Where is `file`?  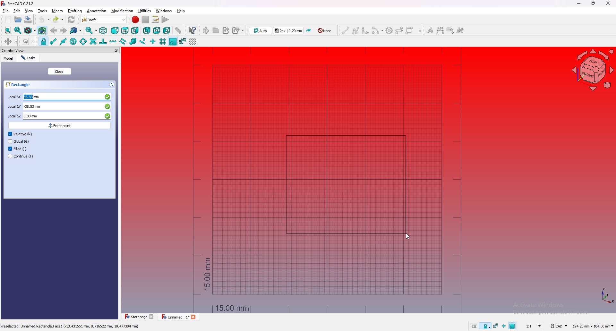
file is located at coordinates (6, 11).